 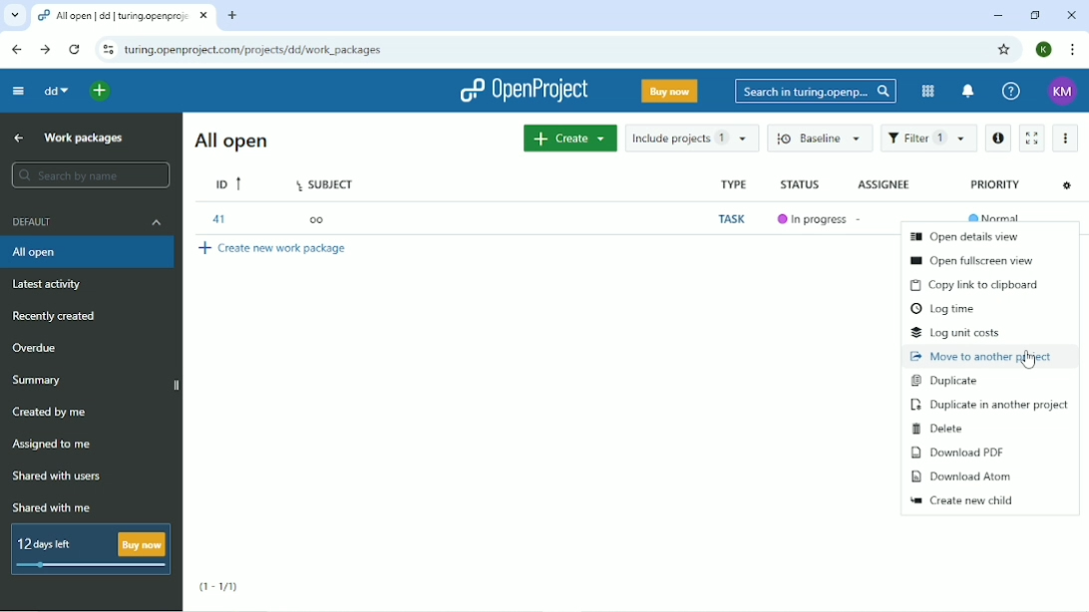 What do you see at coordinates (527, 91) in the screenshot?
I see `OpenProject` at bounding box center [527, 91].